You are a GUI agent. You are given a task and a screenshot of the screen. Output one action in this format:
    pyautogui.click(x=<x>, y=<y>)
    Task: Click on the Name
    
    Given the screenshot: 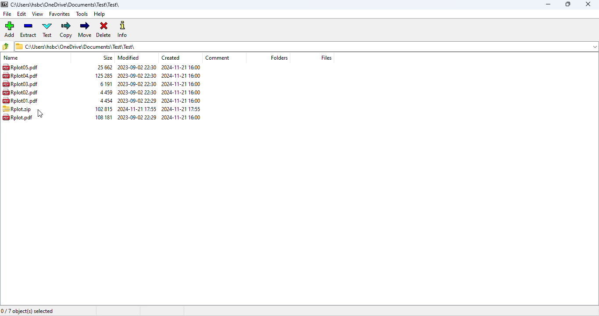 What is the action you would take?
    pyautogui.click(x=15, y=57)
    